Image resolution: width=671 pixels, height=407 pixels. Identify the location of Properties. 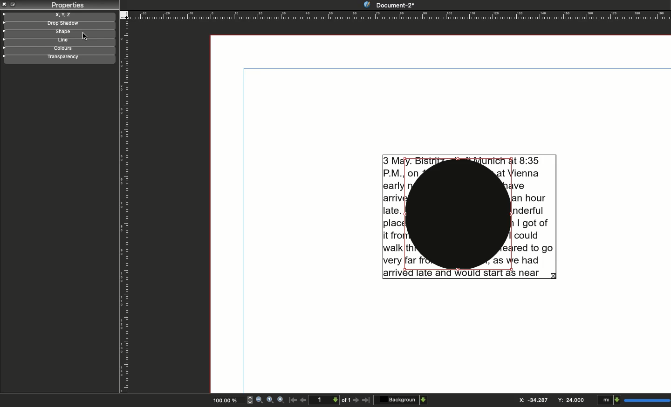
(66, 6).